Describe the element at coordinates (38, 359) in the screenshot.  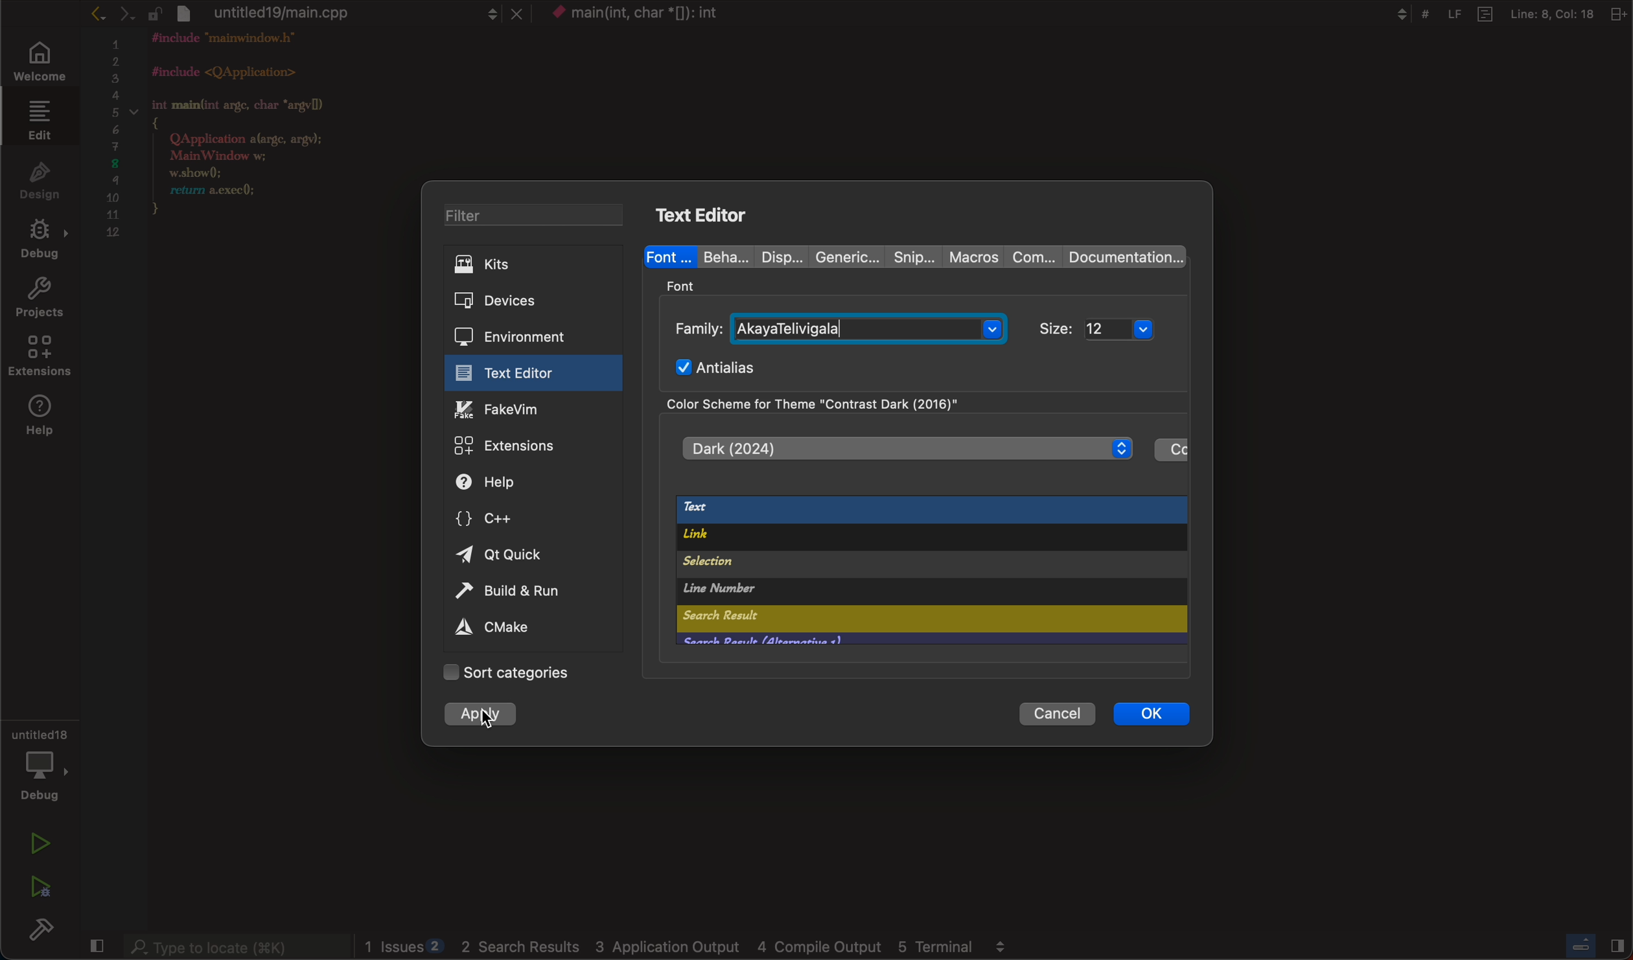
I see `extensions` at that location.